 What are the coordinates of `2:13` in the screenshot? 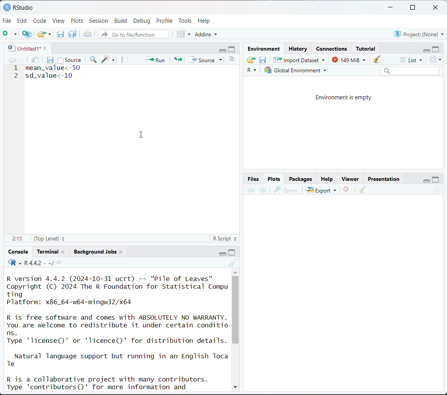 It's located at (17, 239).